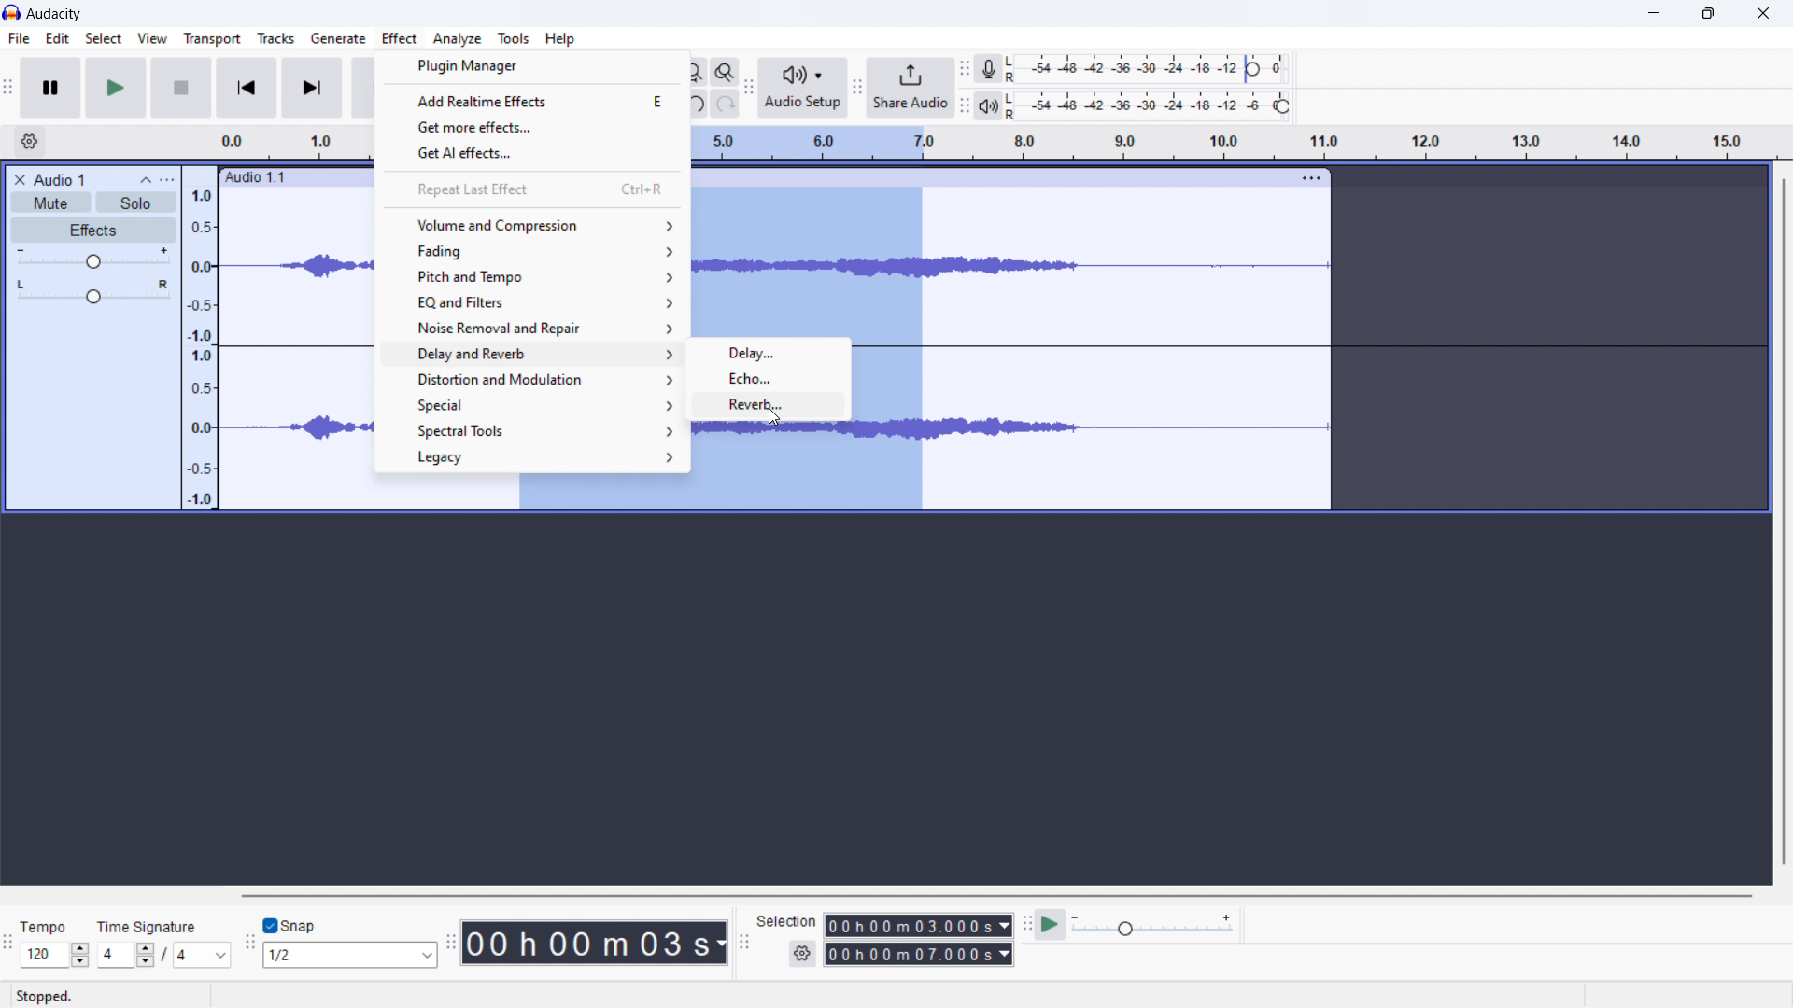 The width and height of the screenshot is (1793, 1008). Describe the element at coordinates (966, 105) in the screenshot. I see `playback meter toolbar` at that location.